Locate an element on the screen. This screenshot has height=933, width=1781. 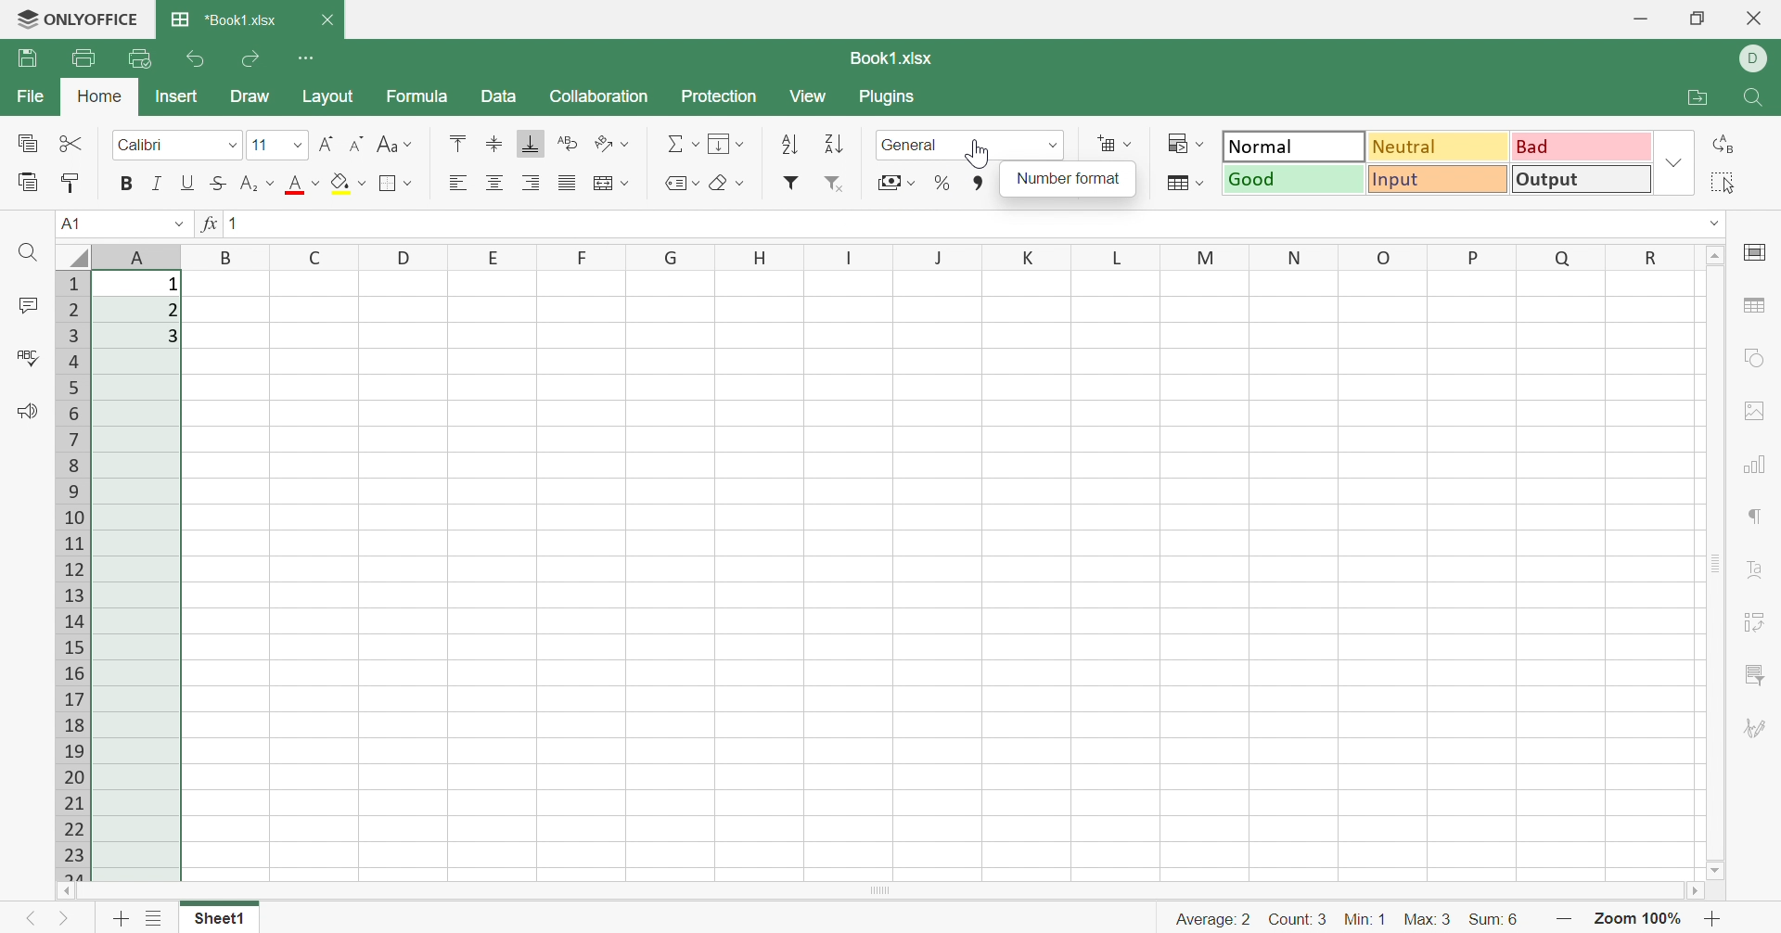
Sort ascending is located at coordinates (789, 146).